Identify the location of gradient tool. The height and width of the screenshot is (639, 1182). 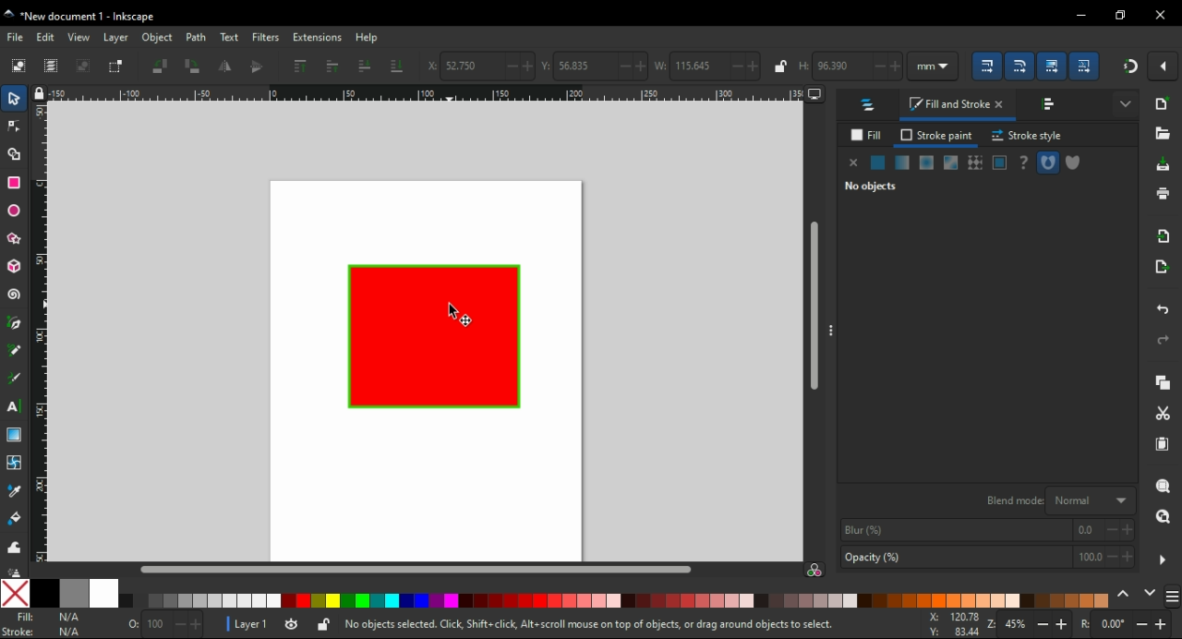
(14, 435).